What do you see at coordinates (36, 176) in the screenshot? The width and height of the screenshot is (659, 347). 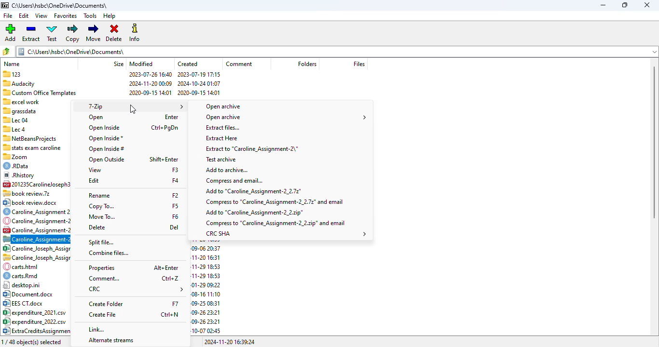 I see `.Rhistory 92456 2024-02-28 00:24 2022-11-26 17:25` at bounding box center [36, 176].